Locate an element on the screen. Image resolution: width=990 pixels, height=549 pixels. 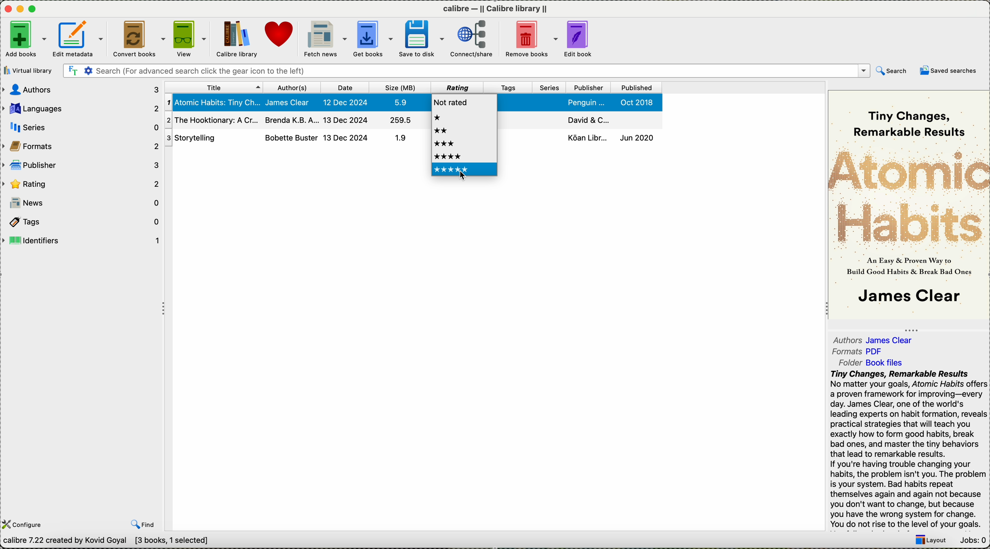
publisher is located at coordinates (80, 165).